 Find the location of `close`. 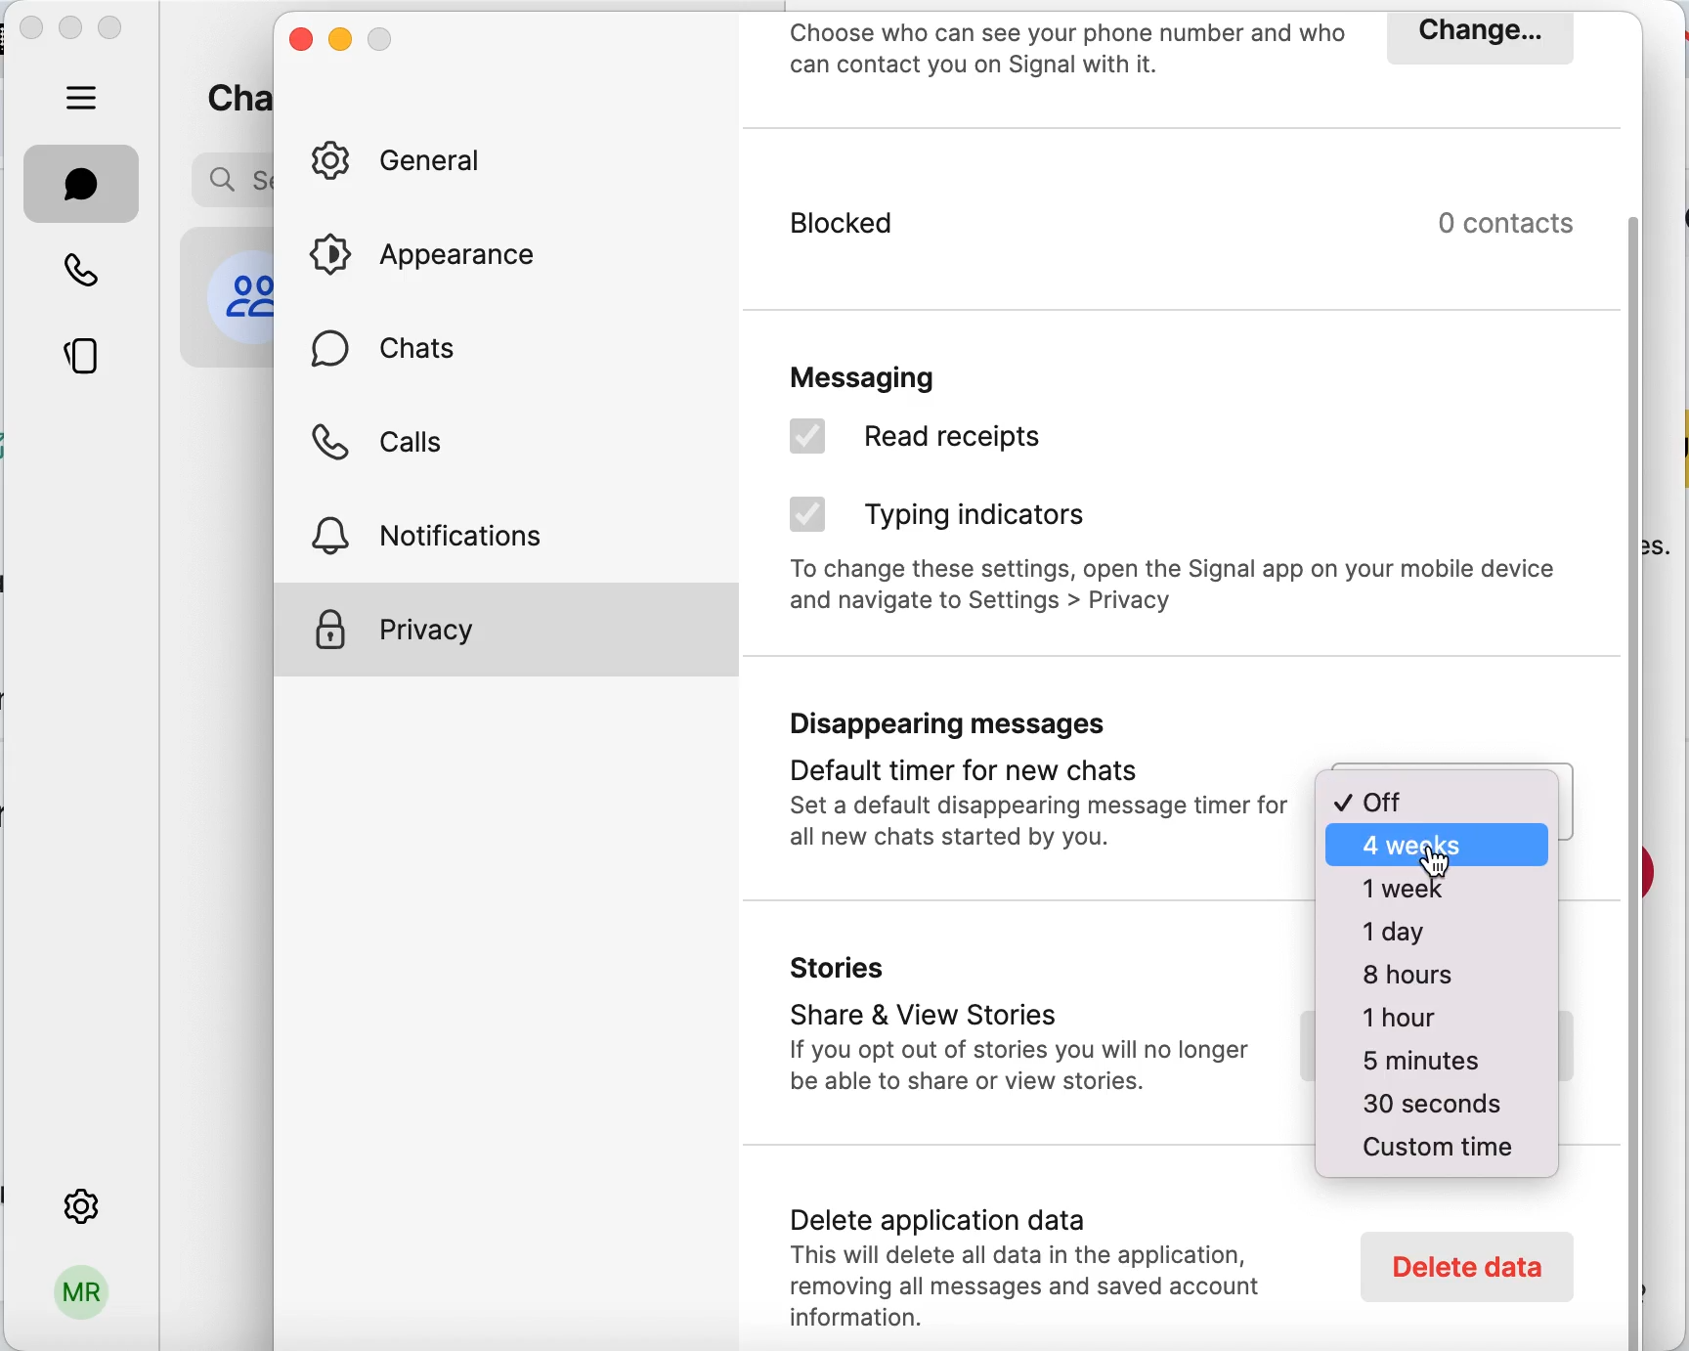

close is located at coordinates (31, 31).